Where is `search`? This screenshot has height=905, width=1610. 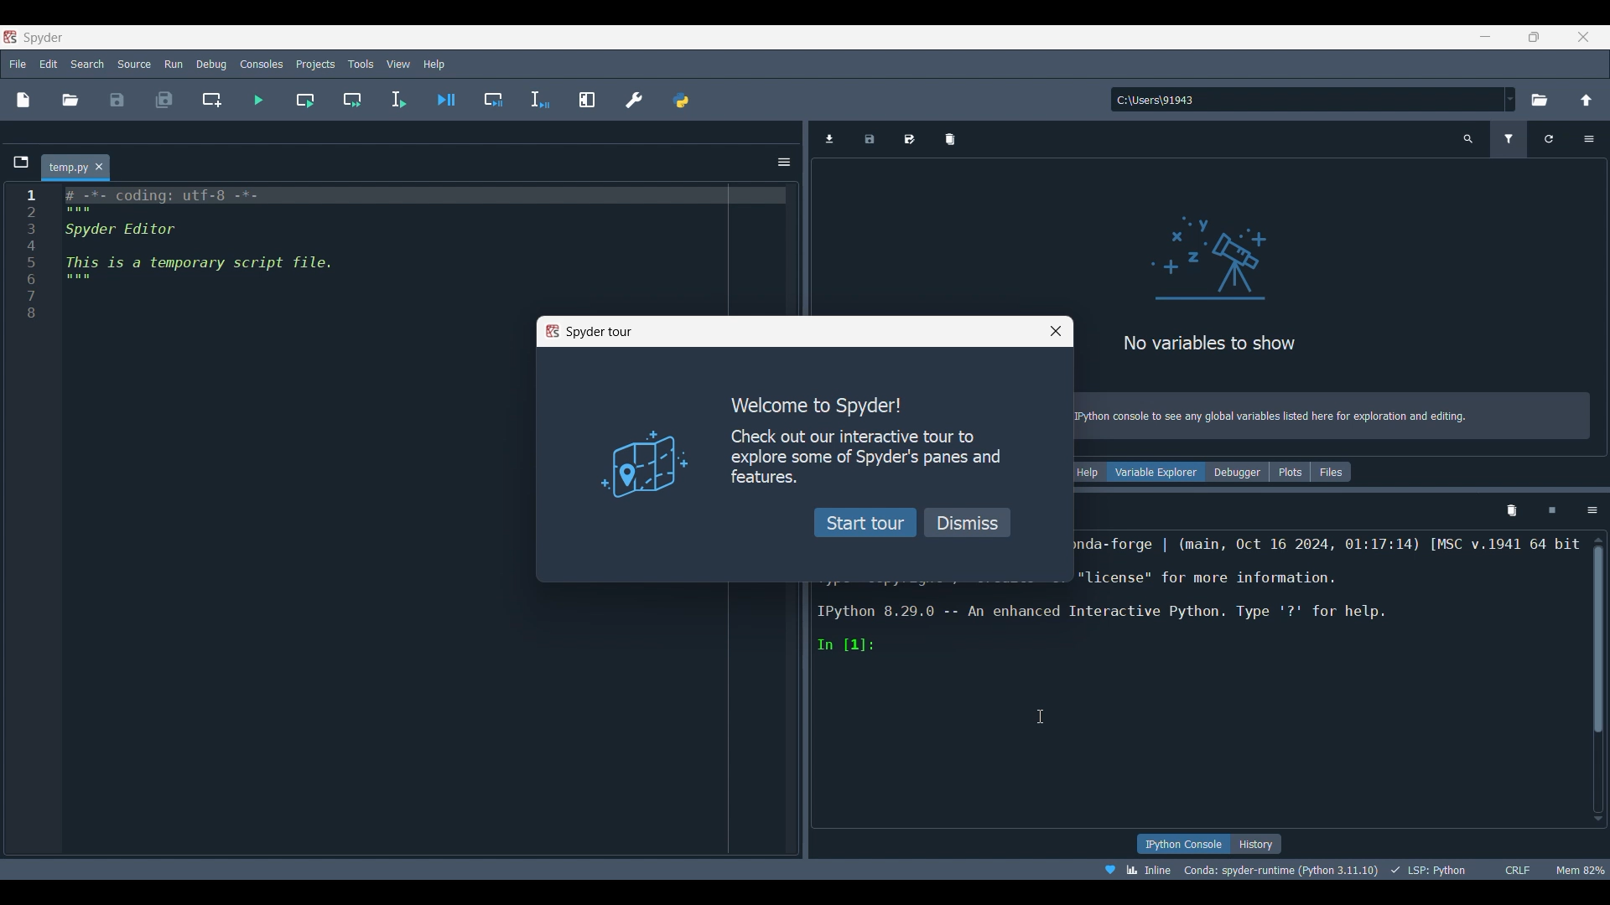 search is located at coordinates (1472, 142).